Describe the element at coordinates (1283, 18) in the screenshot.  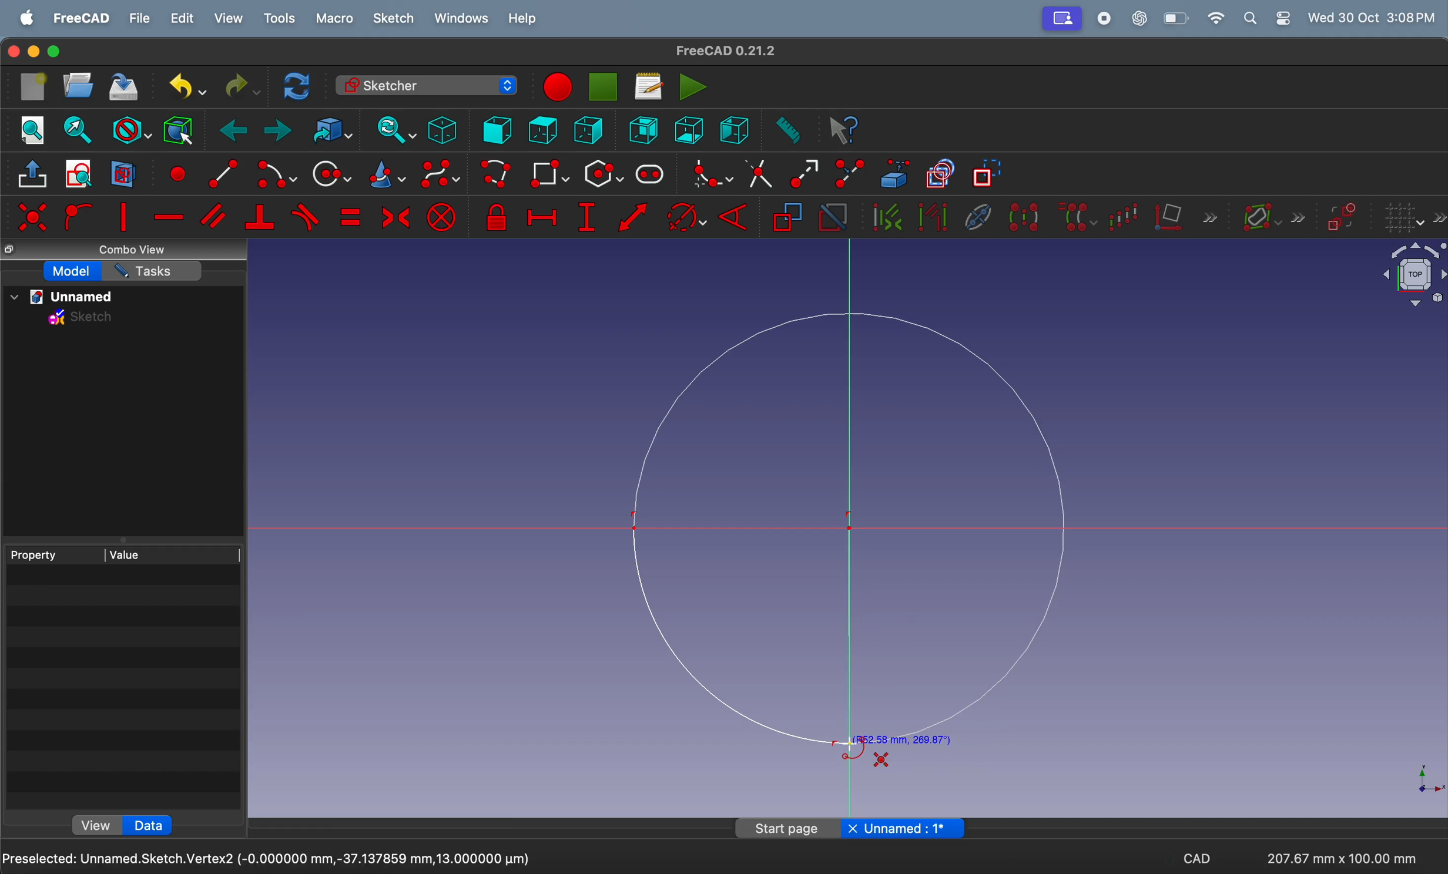
I see `settings` at that location.